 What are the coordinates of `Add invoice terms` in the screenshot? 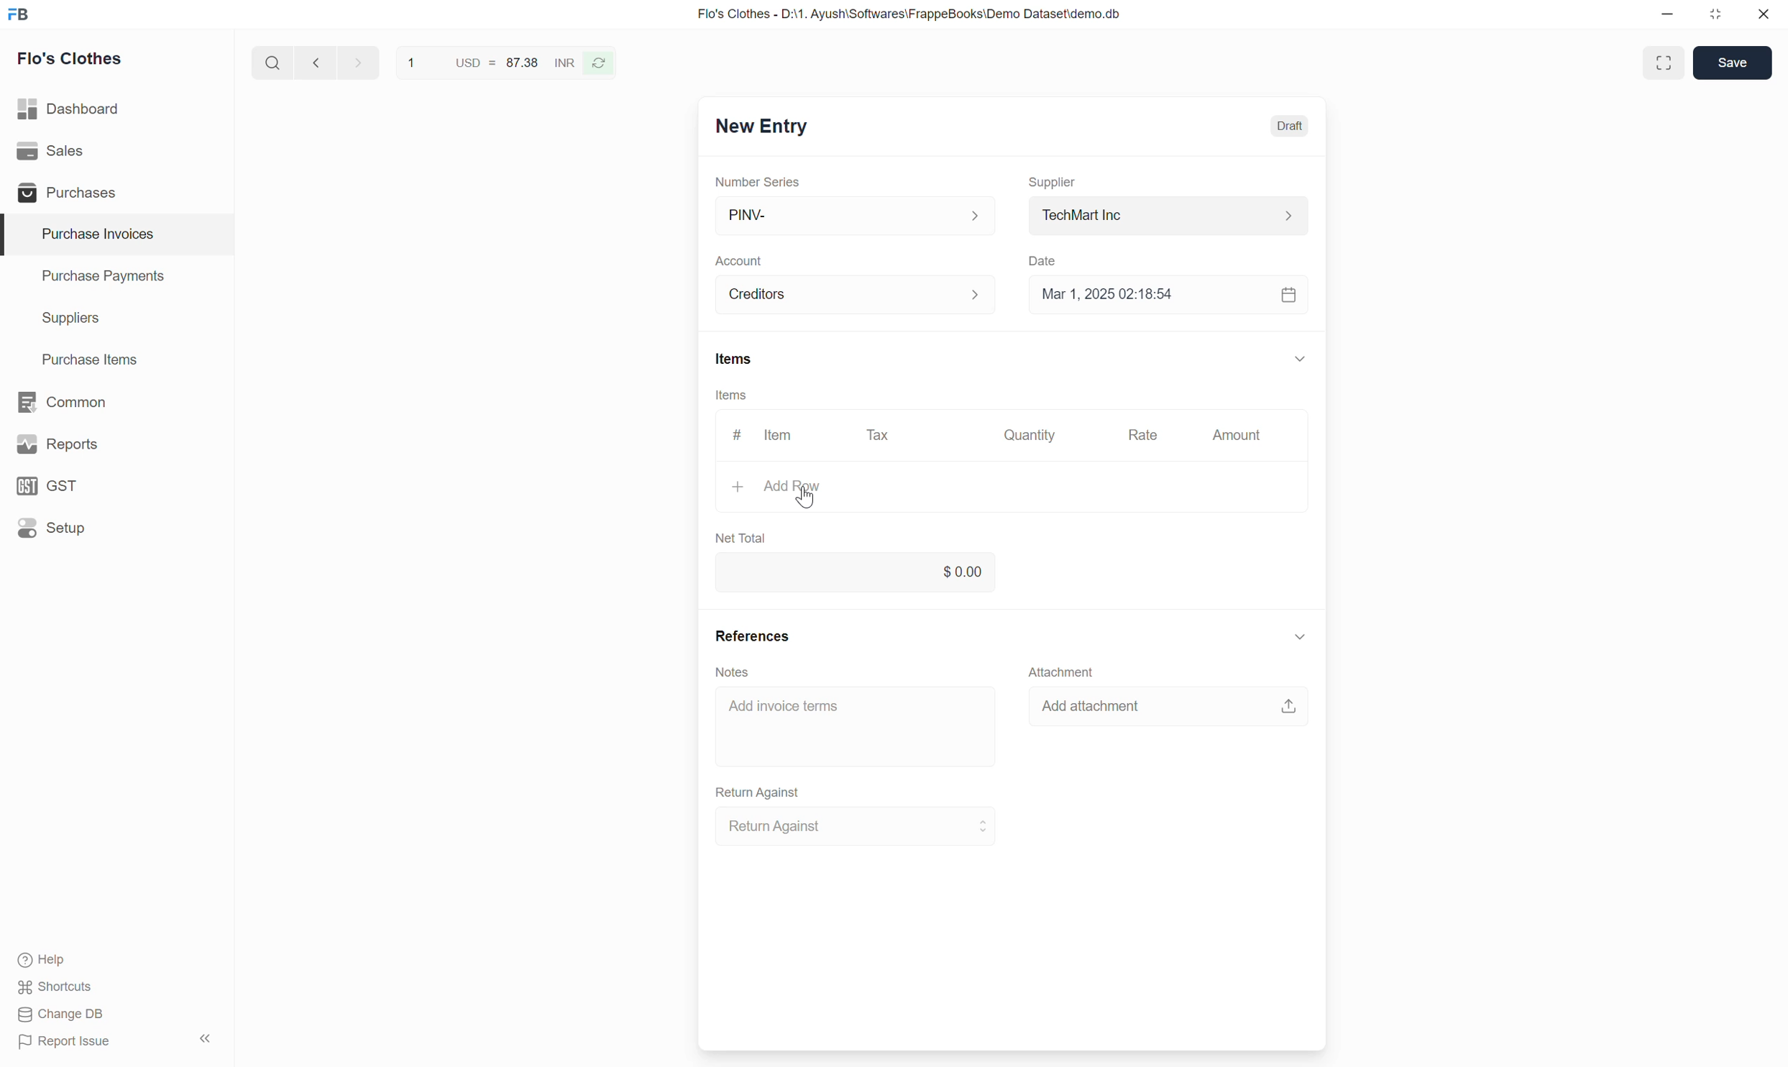 It's located at (857, 725).